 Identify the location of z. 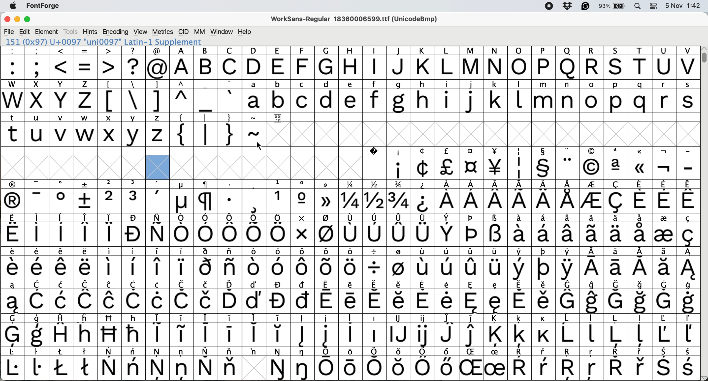
(85, 96).